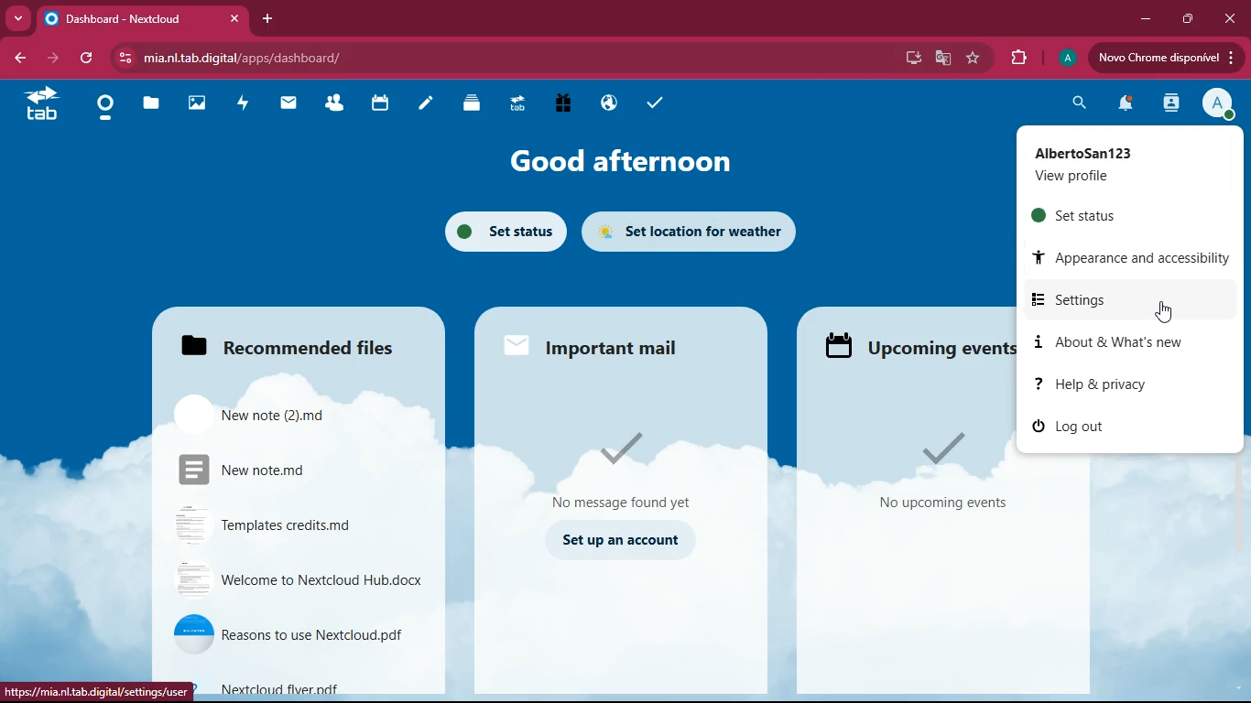  I want to click on extensions, so click(1017, 59).